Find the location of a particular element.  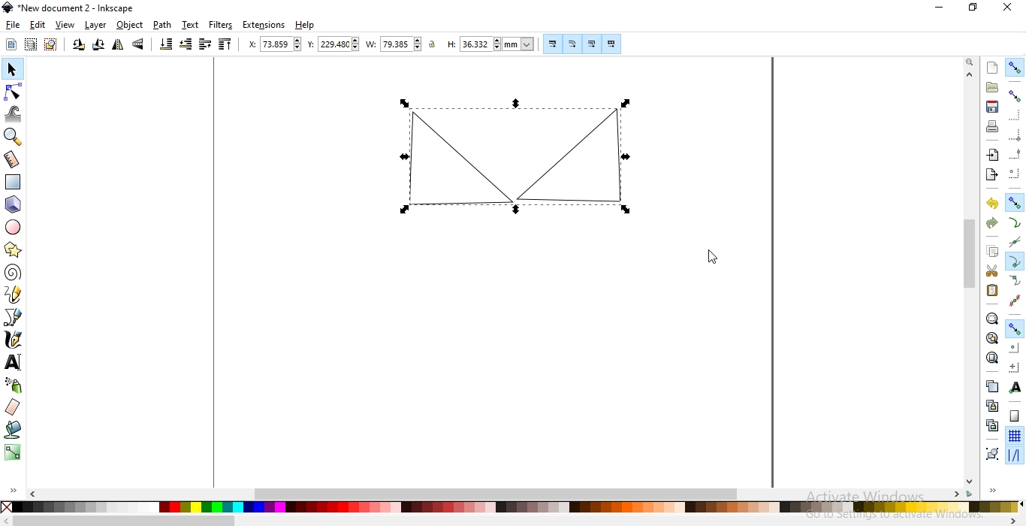

snap to grids is located at coordinates (1015, 436).